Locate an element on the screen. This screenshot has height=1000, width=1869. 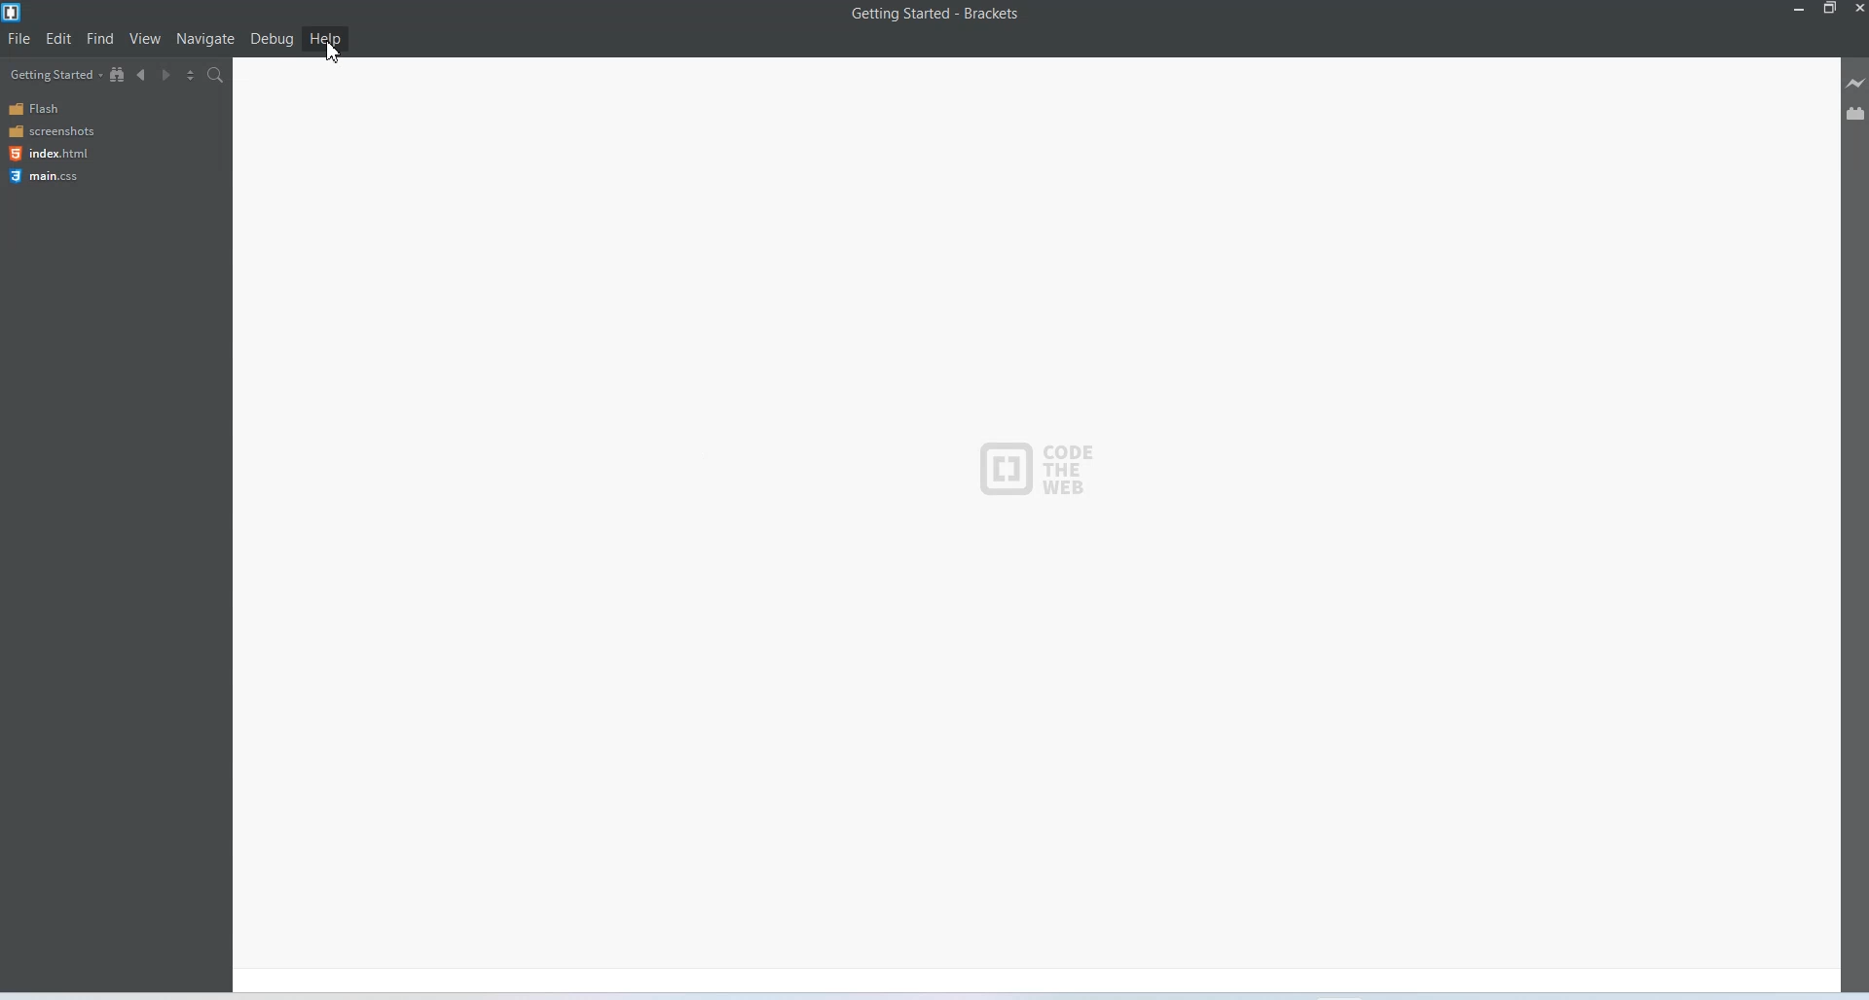
File is located at coordinates (19, 38).